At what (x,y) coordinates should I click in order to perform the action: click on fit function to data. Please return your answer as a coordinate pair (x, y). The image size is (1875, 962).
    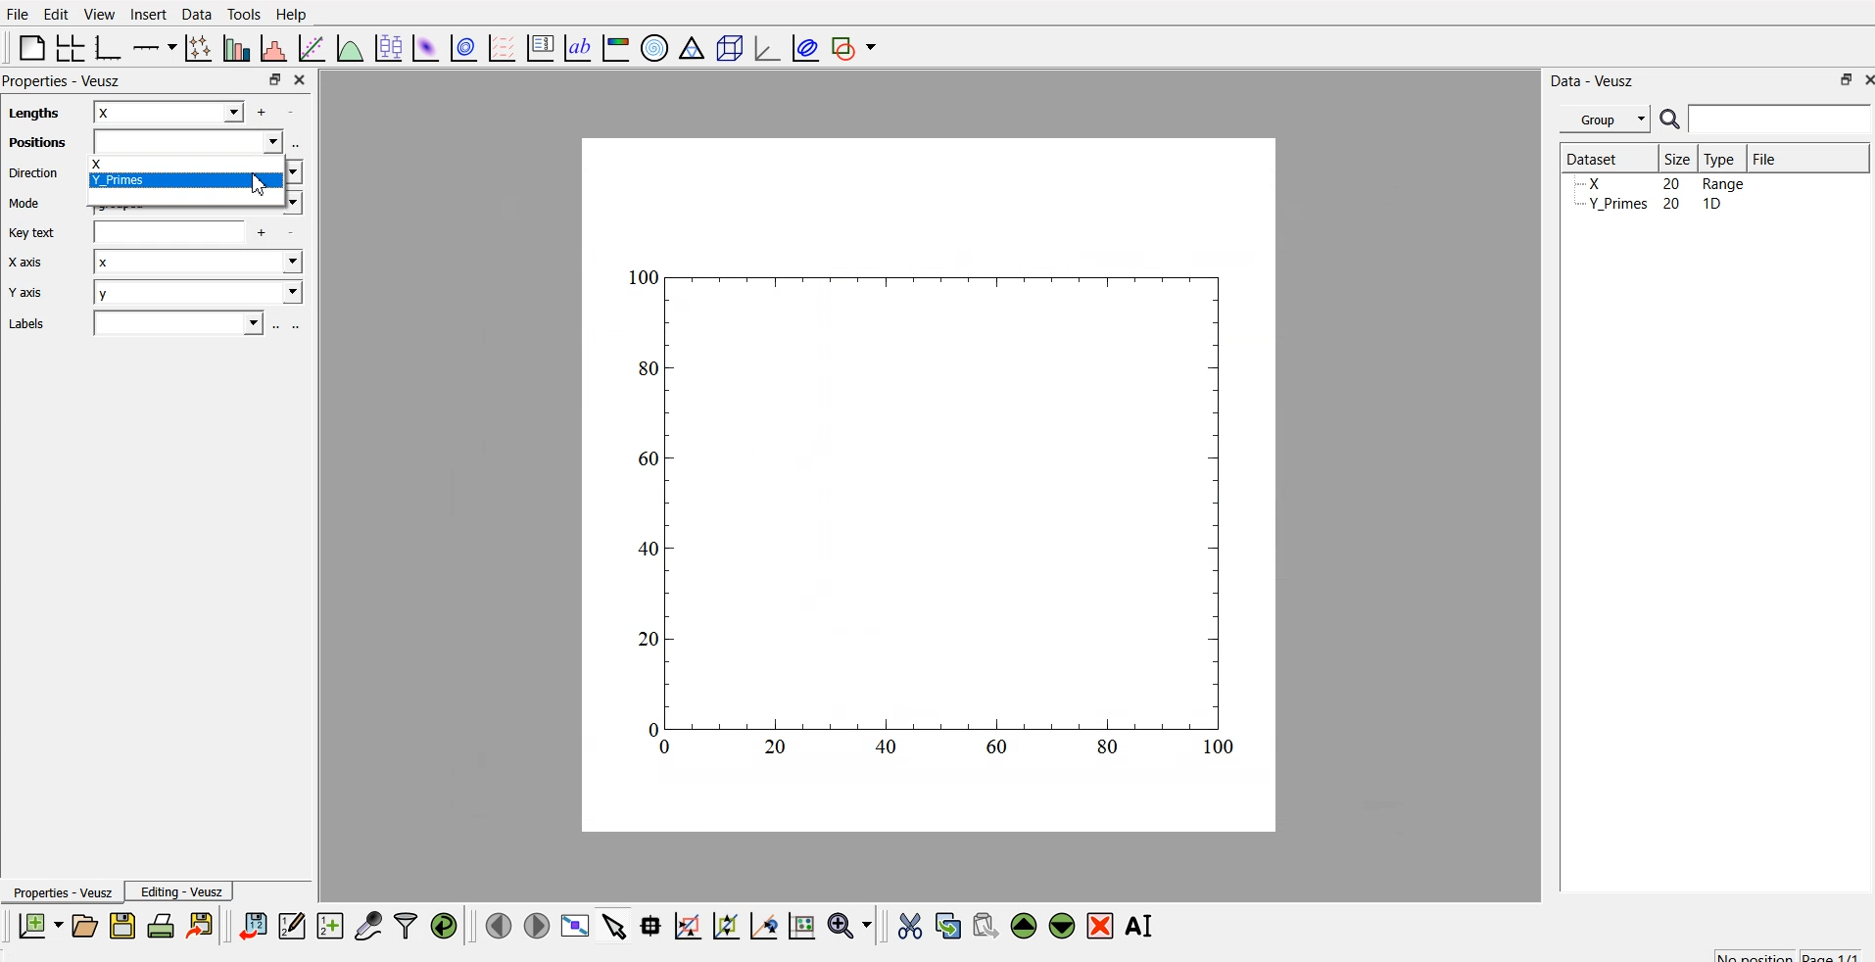
    Looking at the image, I should click on (309, 46).